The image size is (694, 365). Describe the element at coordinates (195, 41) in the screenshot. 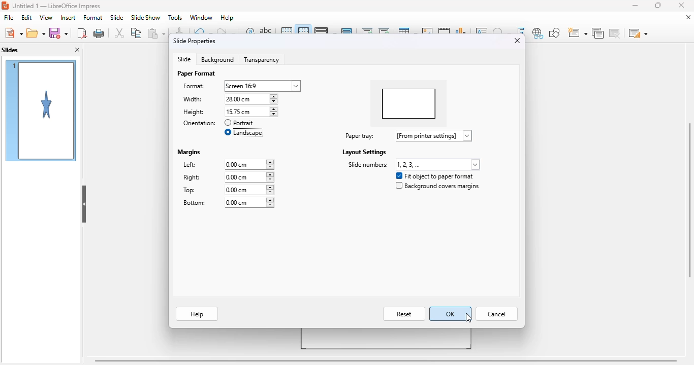

I see `slide properties` at that location.